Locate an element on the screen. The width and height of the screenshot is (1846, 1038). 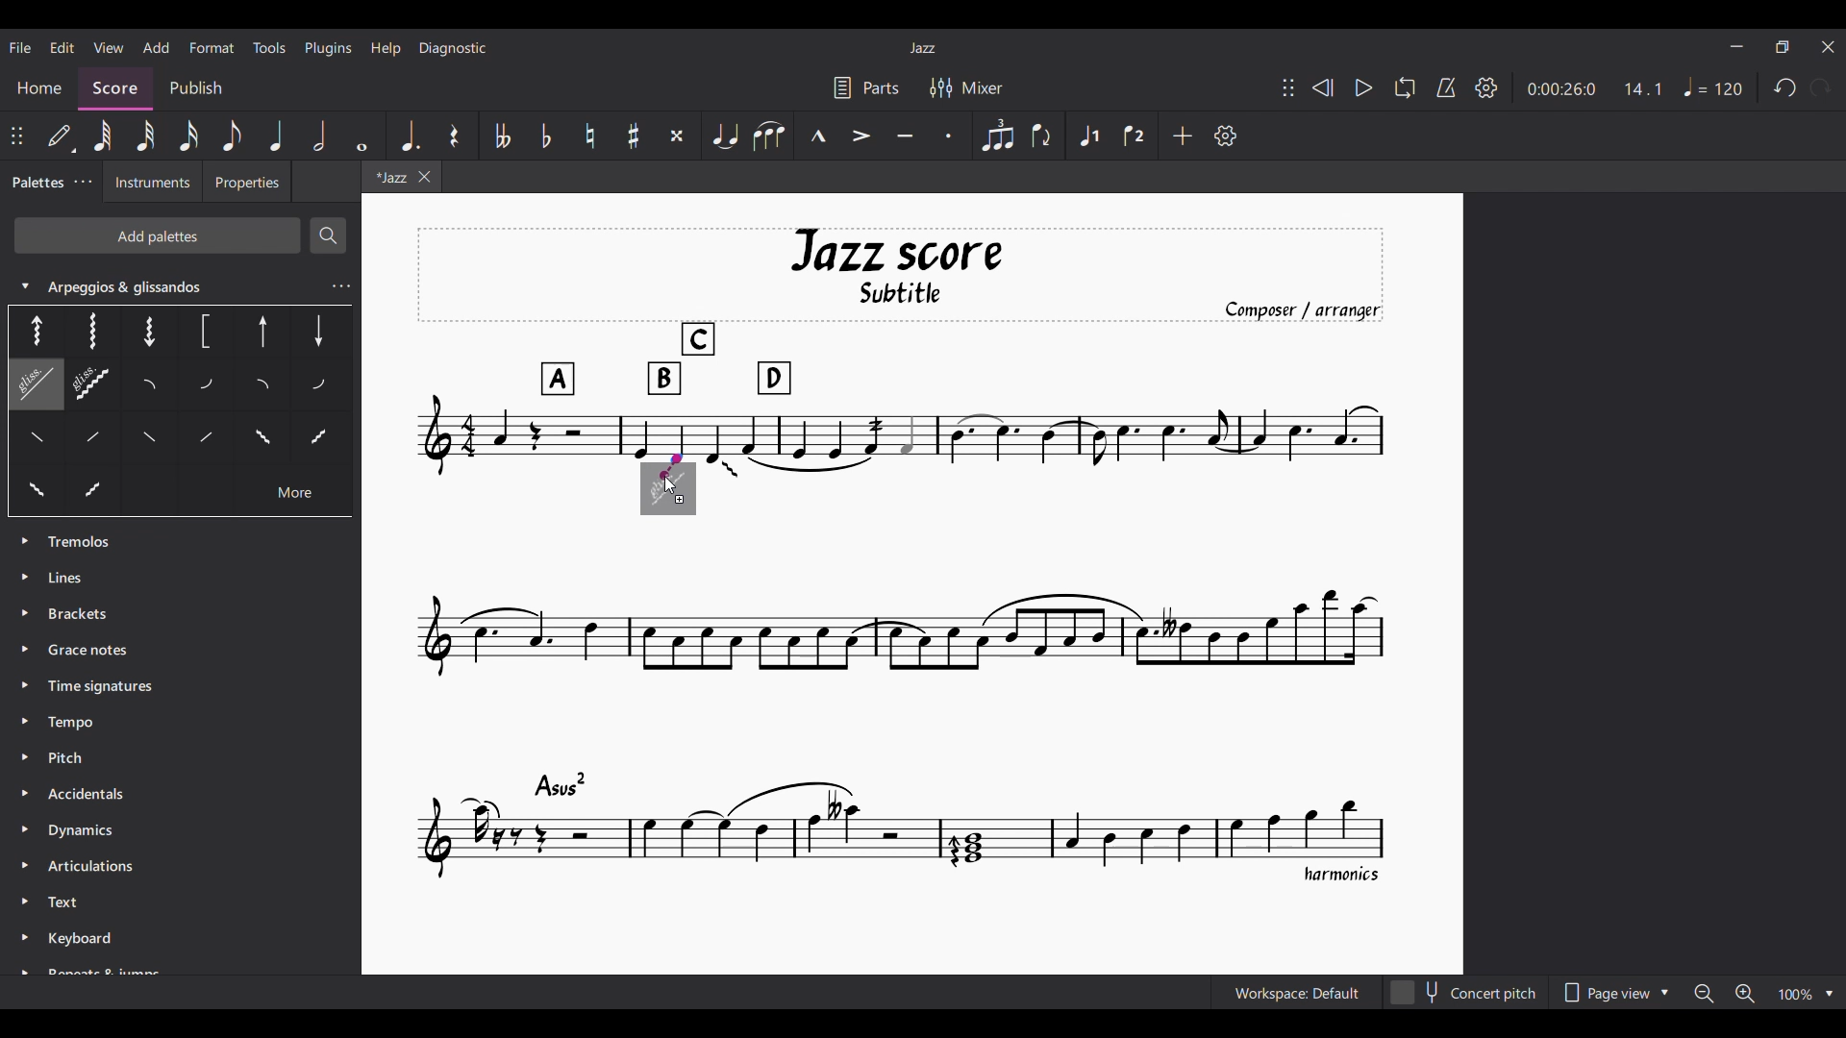
Diagnostic menu is located at coordinates (453, 48).